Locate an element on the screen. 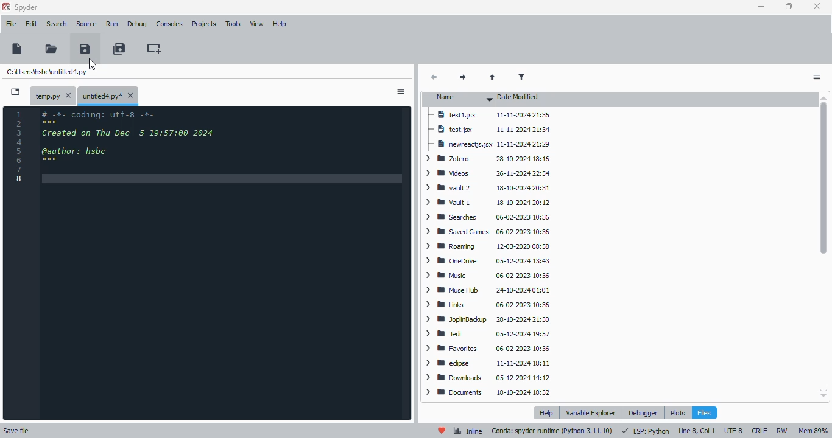 The height and width of the screenshot is (438, 832). save file is located at coordinates (85, 48).